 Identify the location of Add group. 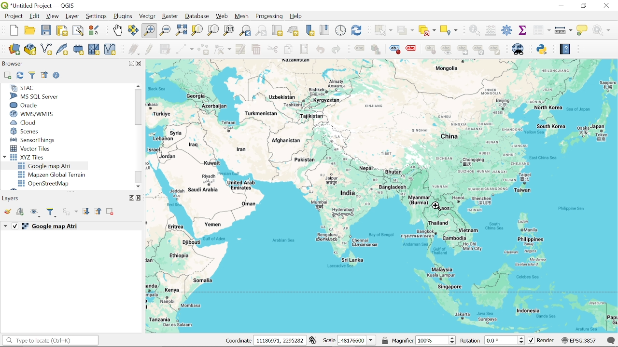
(21, 212).